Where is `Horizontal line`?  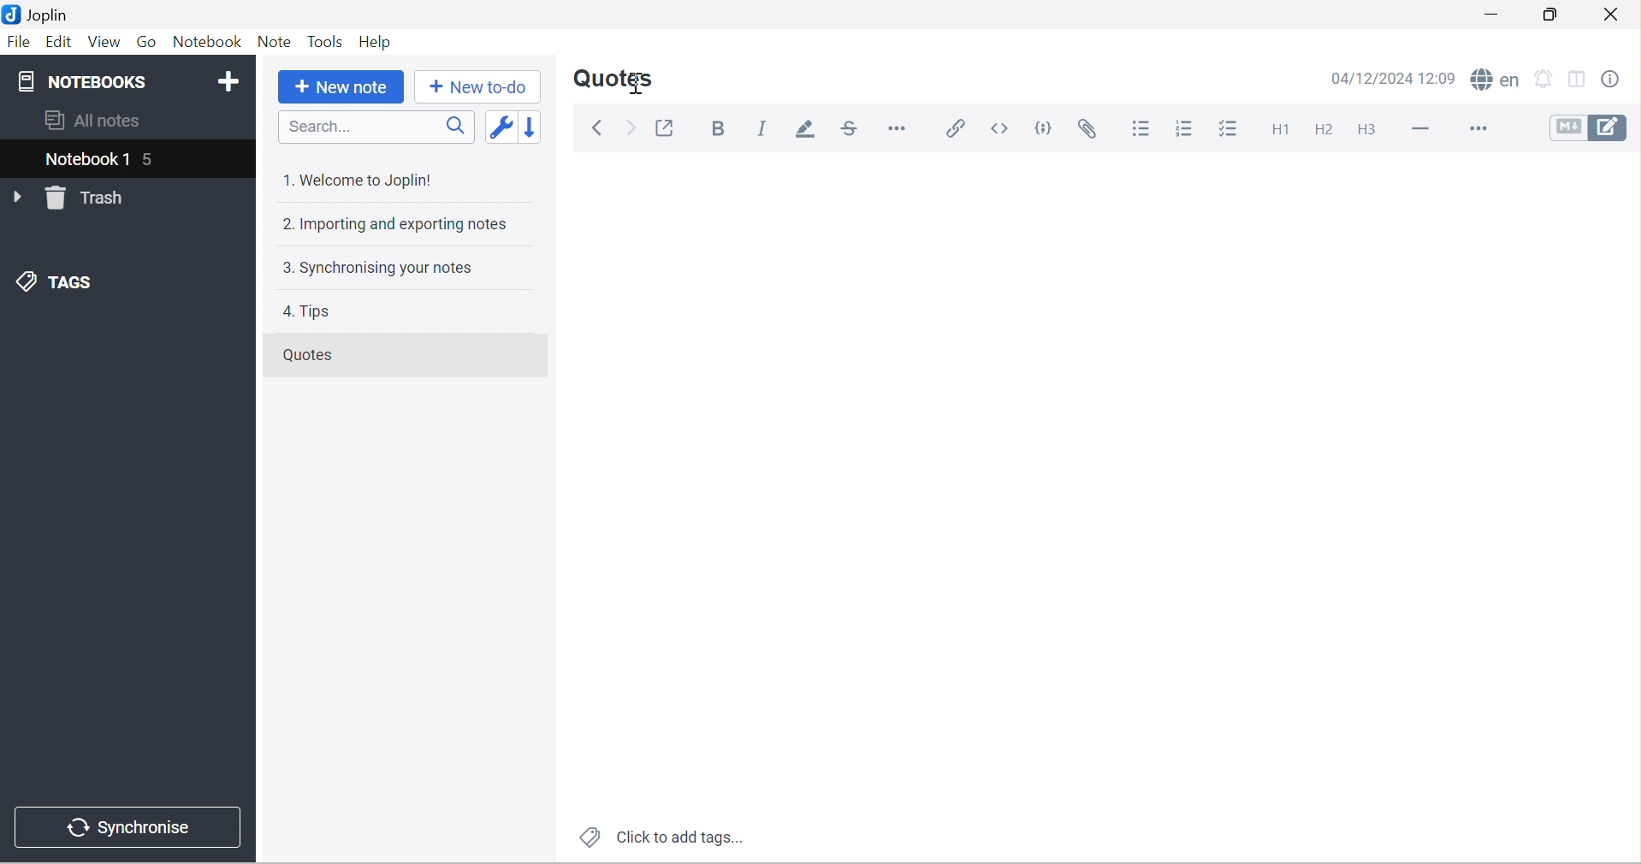 Horizontal line is located at coordinates (1415, 132).